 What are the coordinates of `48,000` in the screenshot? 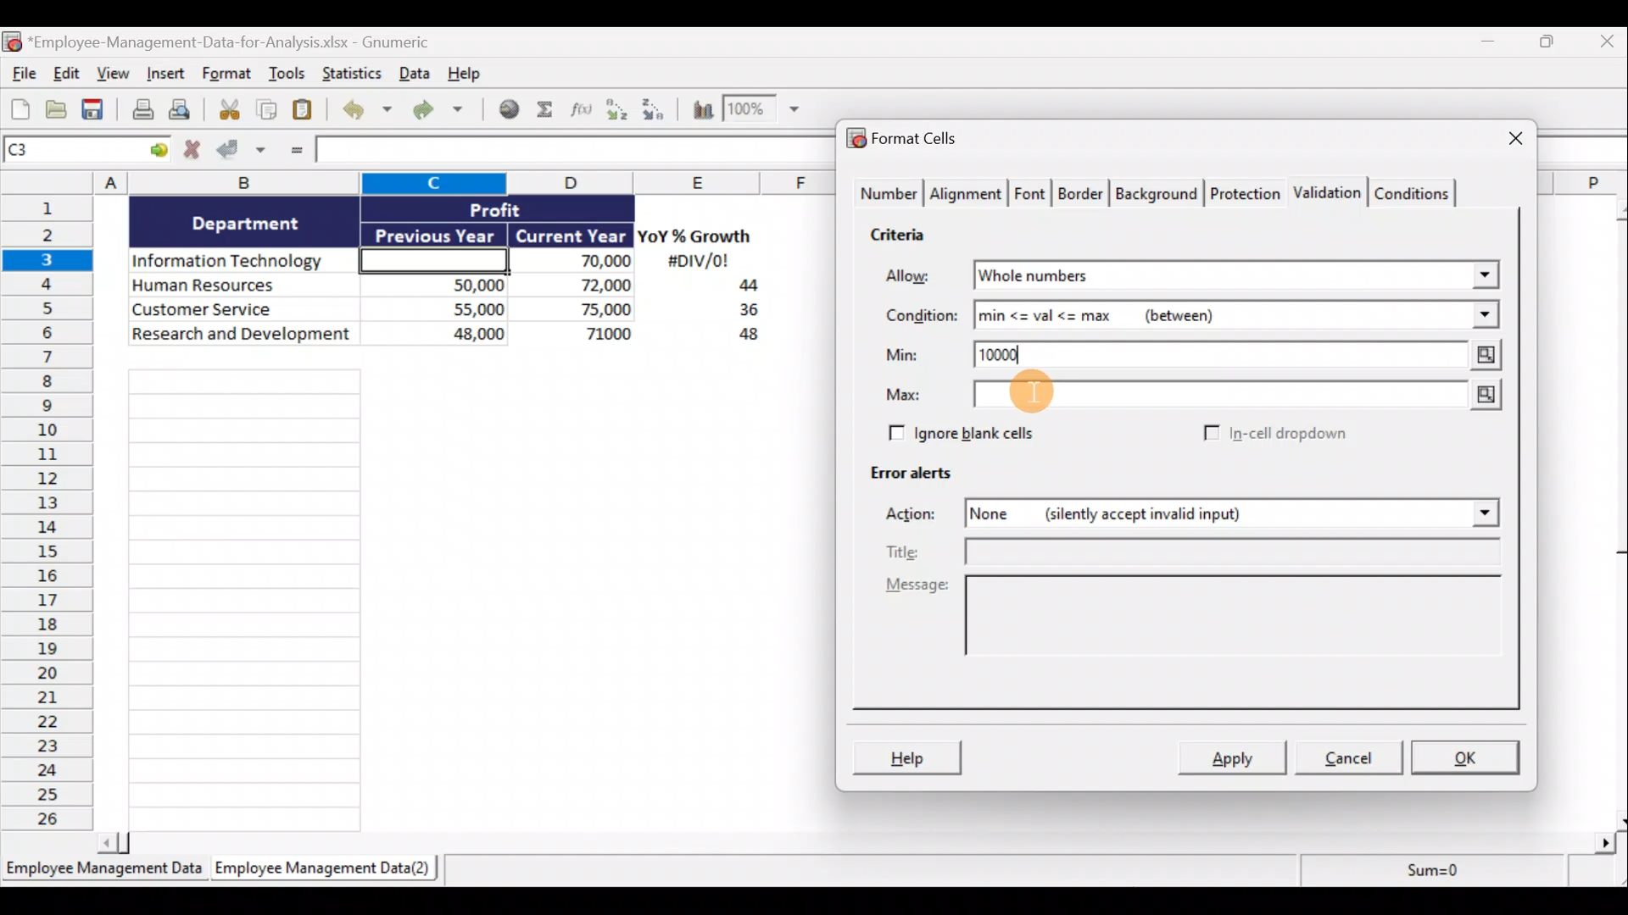 It's located at (443, 336).